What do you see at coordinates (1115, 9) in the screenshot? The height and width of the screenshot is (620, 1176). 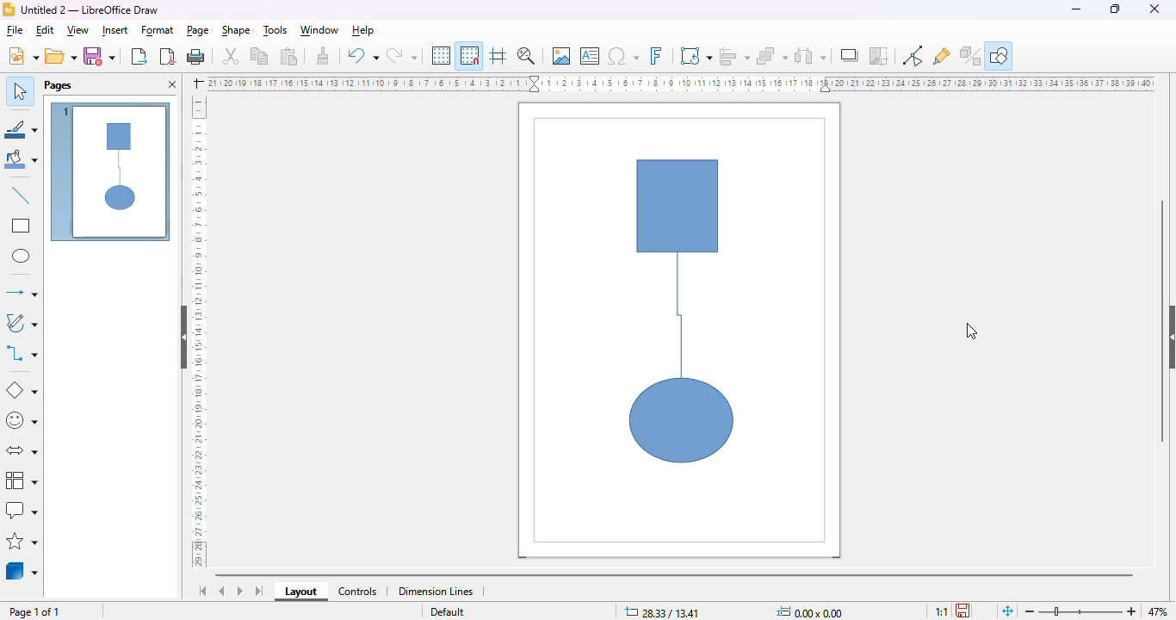 I see `maximize` at bounding box center [1115, 9].